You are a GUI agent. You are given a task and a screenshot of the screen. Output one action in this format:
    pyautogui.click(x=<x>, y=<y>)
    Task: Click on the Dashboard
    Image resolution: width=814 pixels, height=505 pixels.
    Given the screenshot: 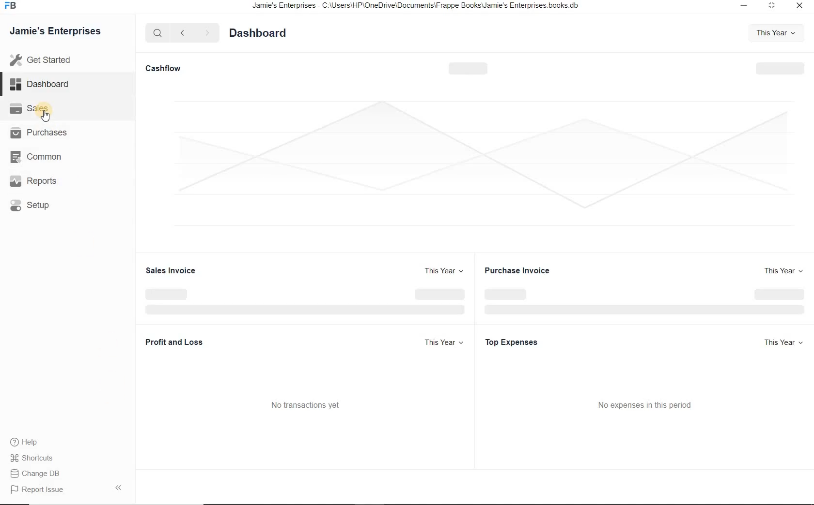 What is the action you would take?
    pyautogui.click(x=258, y=33)
    